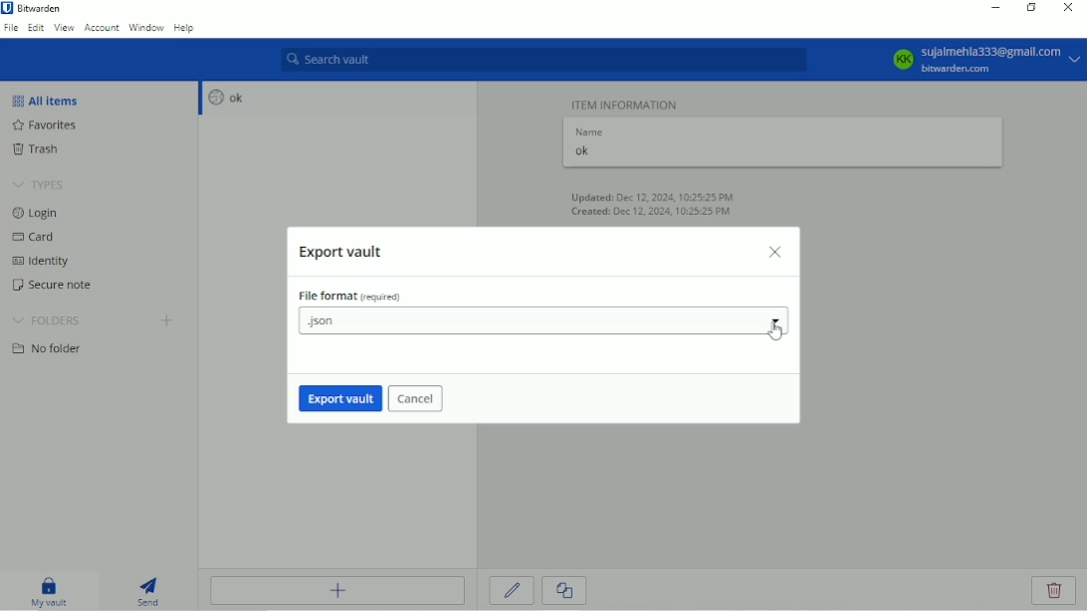  I want to click on Trash, so click(47, 150).